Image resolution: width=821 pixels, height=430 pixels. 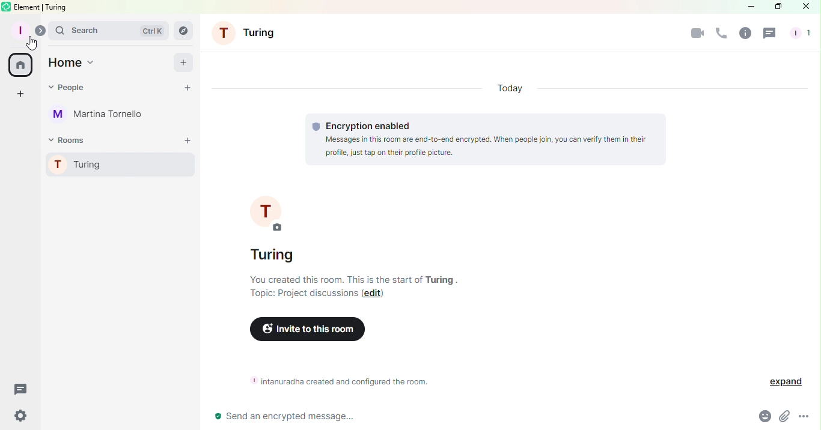 I want to click on Invite to this room, so click(x=306, y=329).